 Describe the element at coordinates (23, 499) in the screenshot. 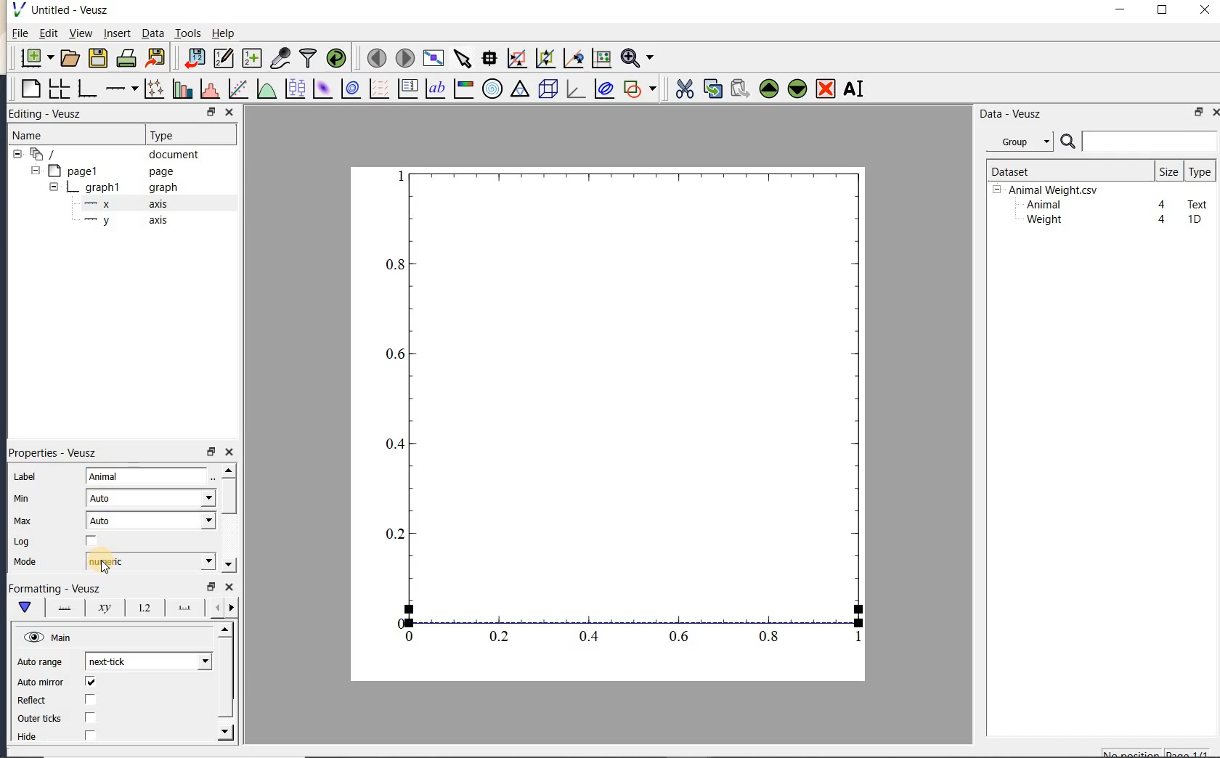

I see `Min` at that location.